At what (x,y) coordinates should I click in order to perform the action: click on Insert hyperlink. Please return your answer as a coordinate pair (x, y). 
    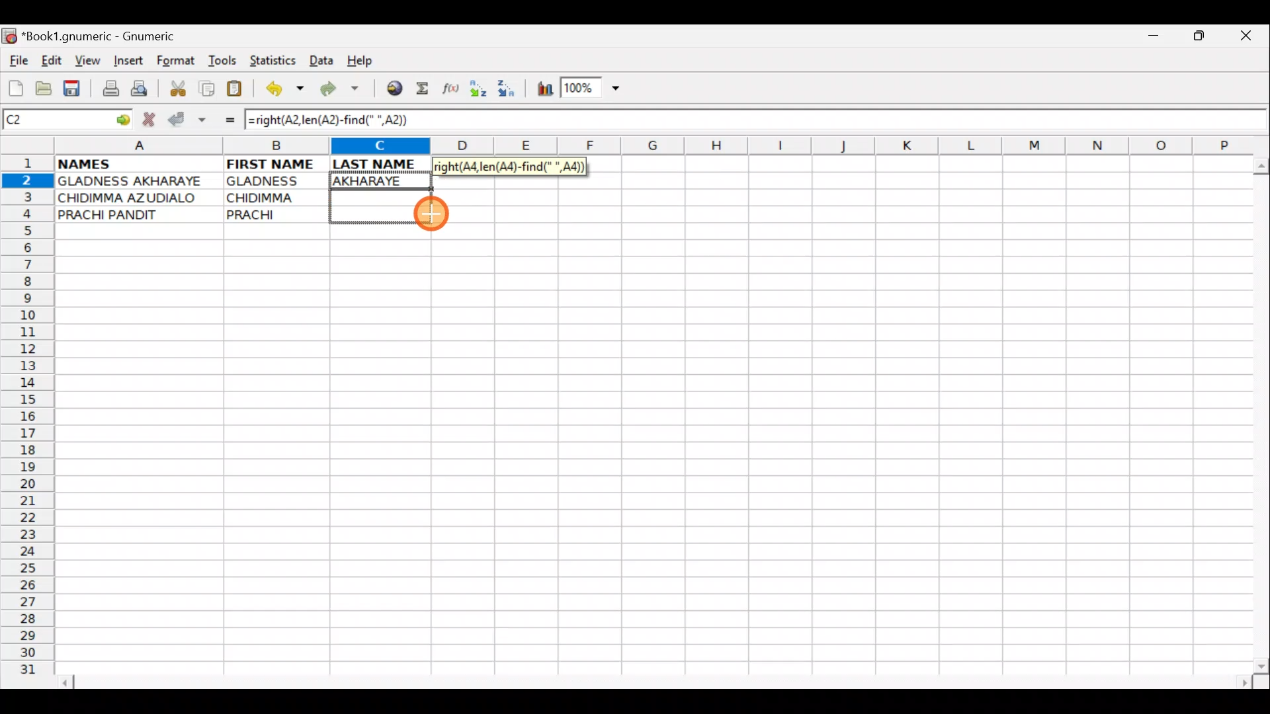
    Looking at the image, I should click on (392, 89).